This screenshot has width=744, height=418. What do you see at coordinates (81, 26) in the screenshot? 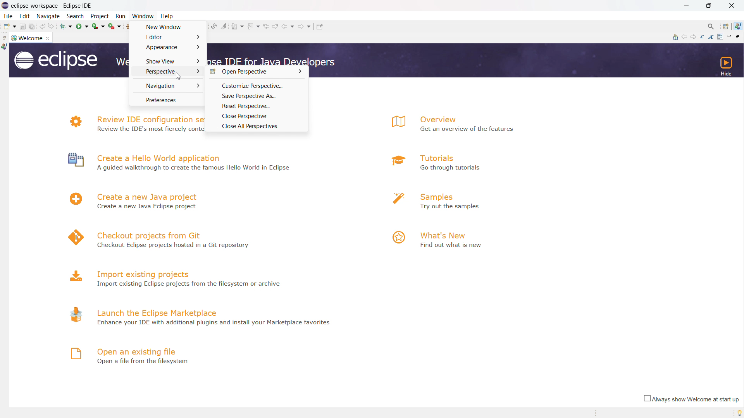
I see `run` at bounding box center [81, 26].